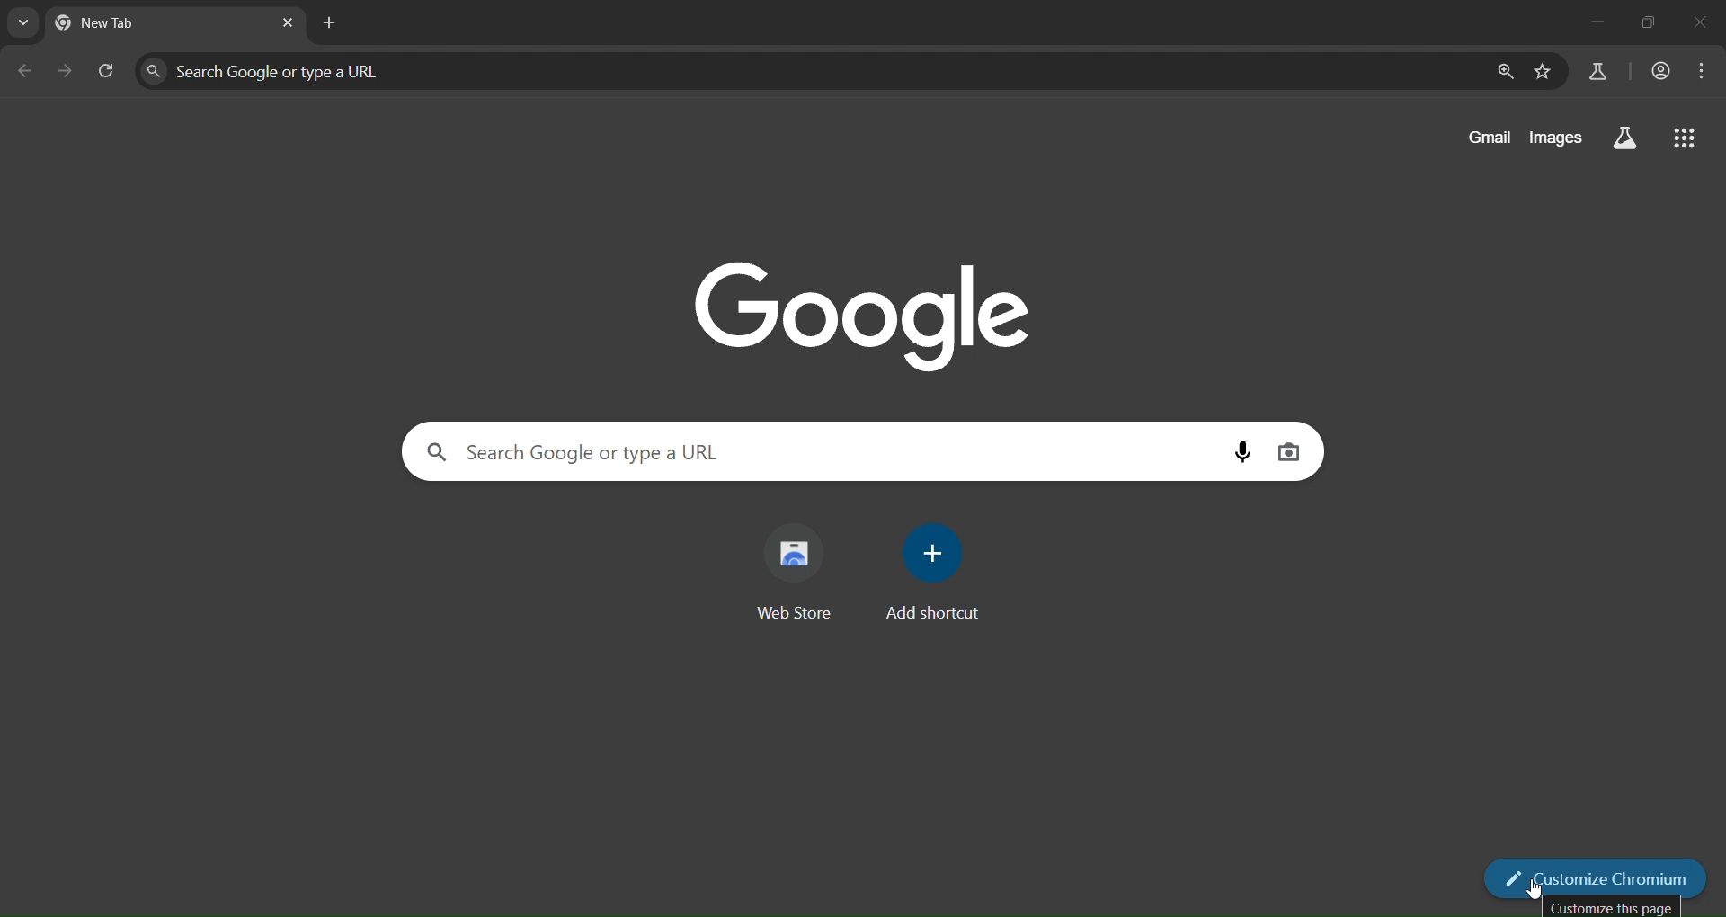 The image size is (1726, 917). I want to click on customize chromium, so click(1598, 876).